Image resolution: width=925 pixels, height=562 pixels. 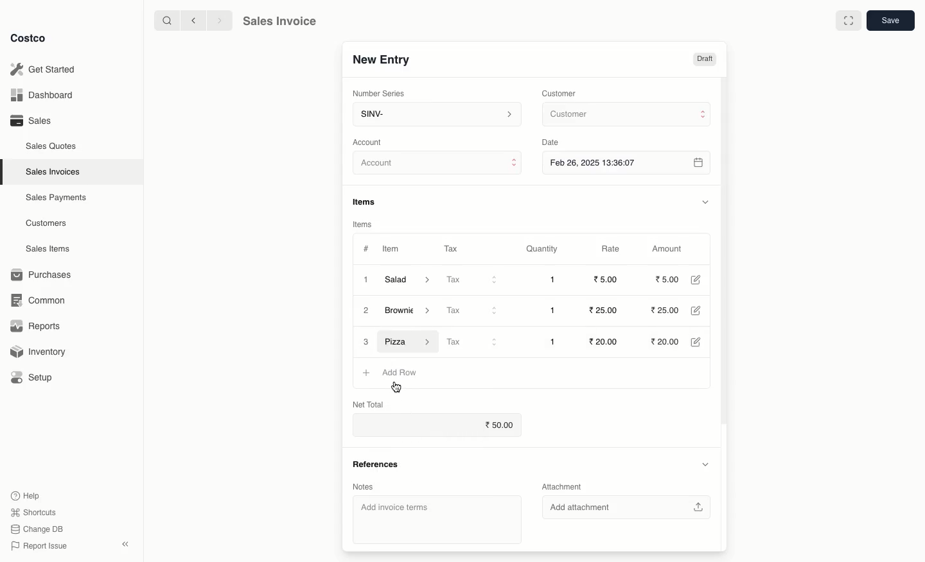 I want to click on Attachment, so click(x=563, y=488).